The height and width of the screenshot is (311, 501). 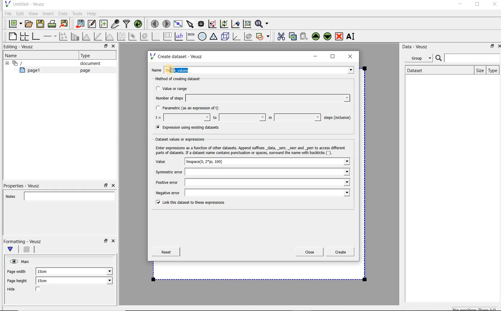 What do you see at coordinates (468, 57) in the screenshot?
I see `Search bar` at bounding box center [468, 57].